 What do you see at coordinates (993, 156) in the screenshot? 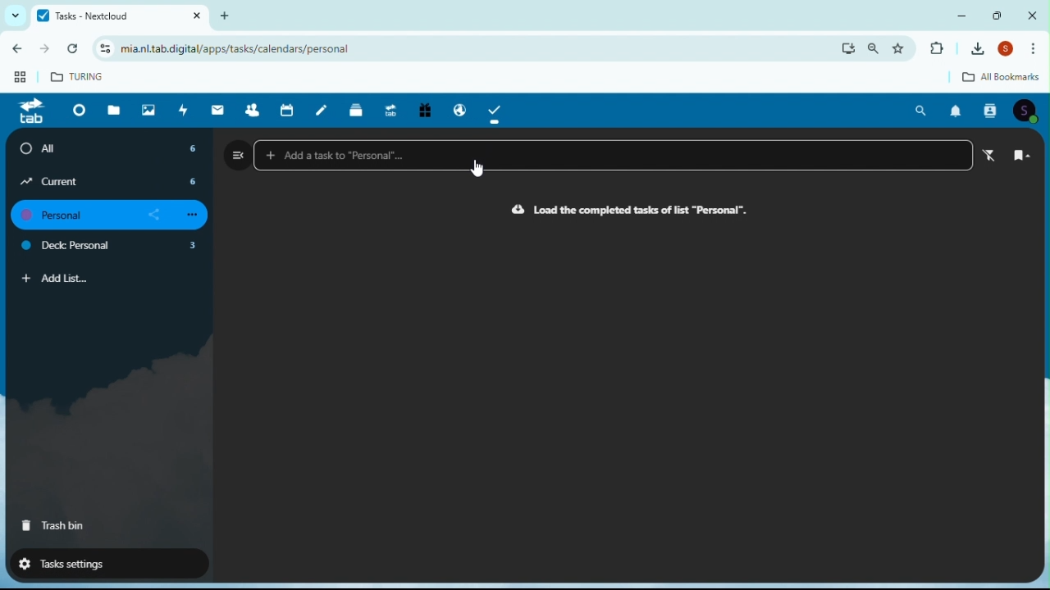
I see `Active filter` at bounding box center [993, 156].